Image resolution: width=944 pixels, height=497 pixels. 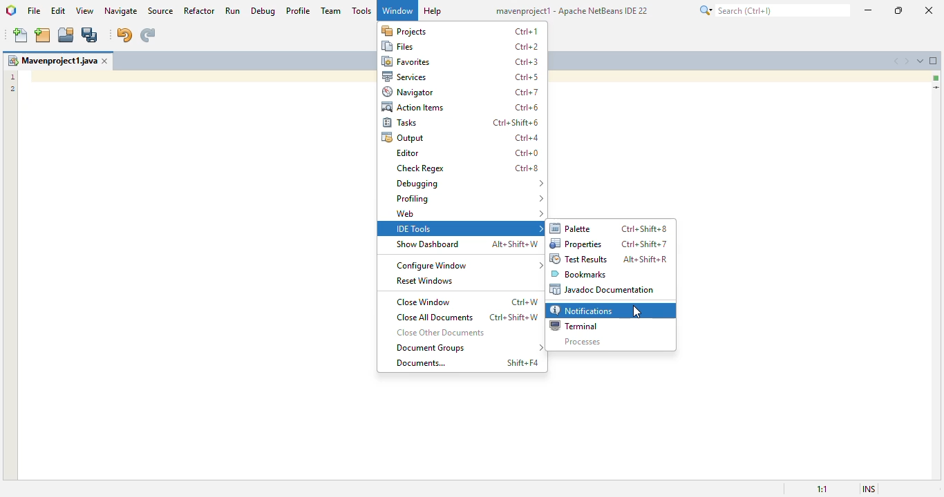 I want to click on projects, so click(x=405, y=30).